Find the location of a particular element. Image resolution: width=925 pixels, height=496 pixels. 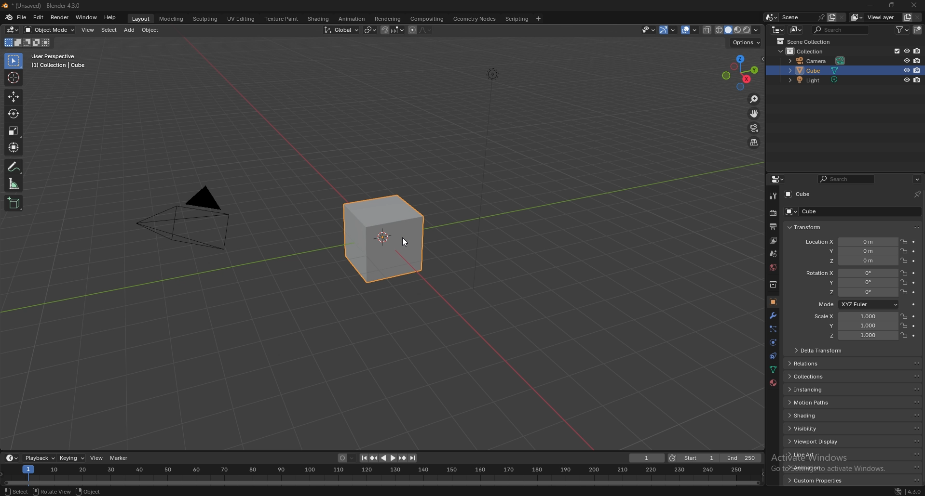

modes is located at coordinates (27, 42).